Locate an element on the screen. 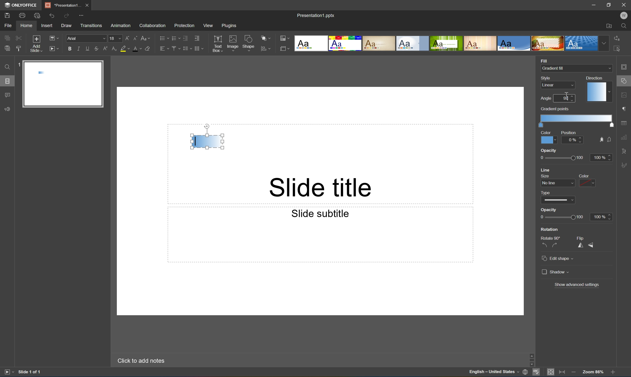  100% is located at coordinates (601, 216).